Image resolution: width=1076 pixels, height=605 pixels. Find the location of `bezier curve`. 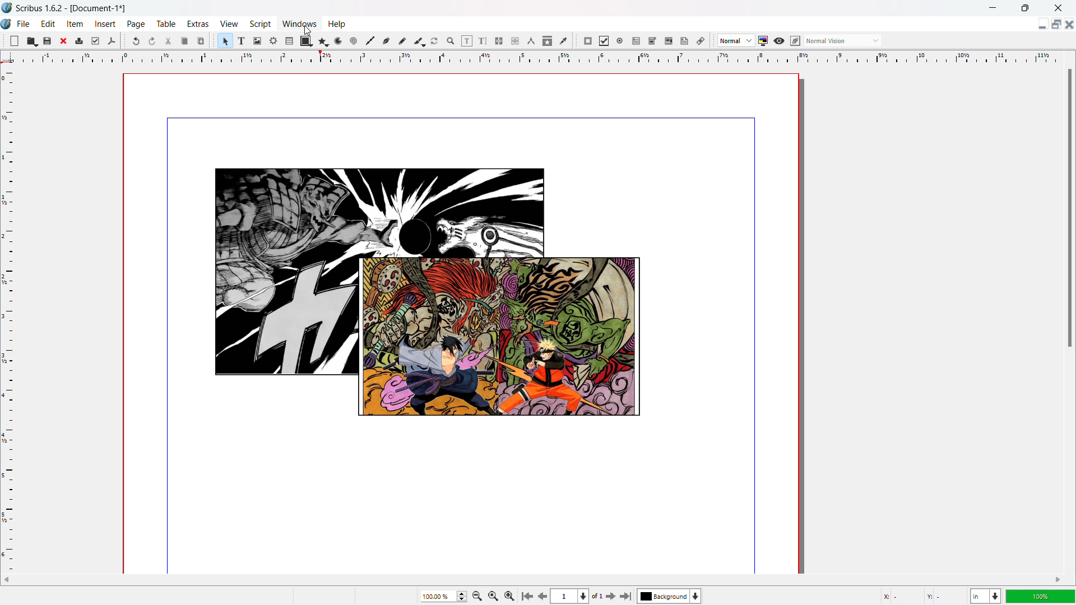

bezier curve is located at coordinates (386, 41).